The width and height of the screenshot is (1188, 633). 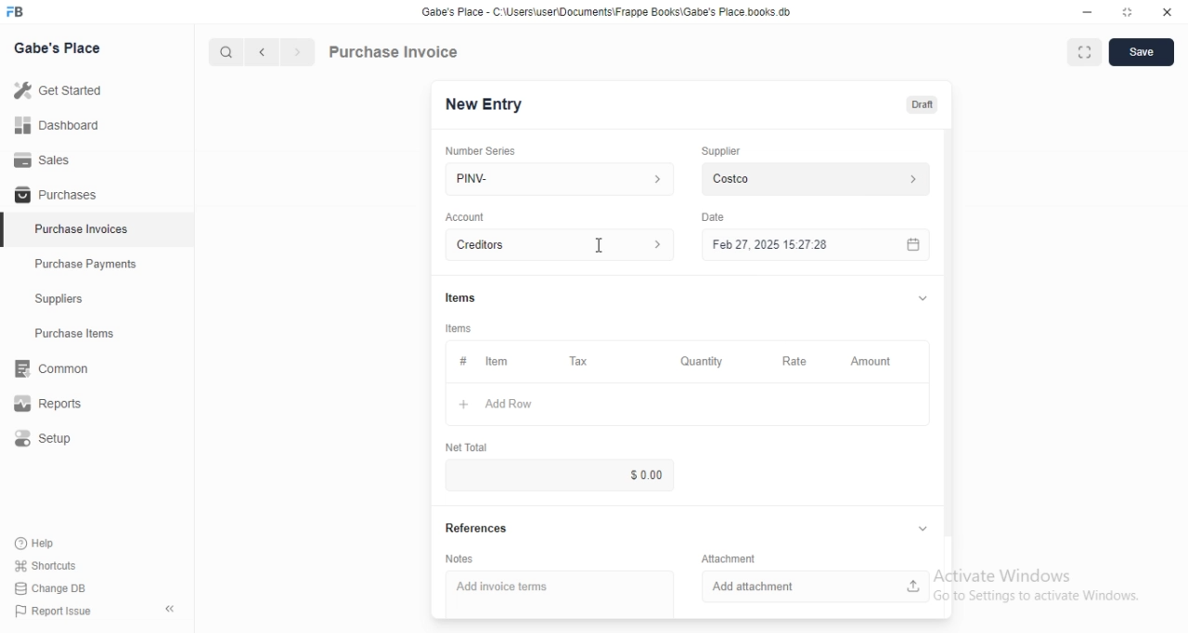 I want to click on Help, so click(x=45, y=544).